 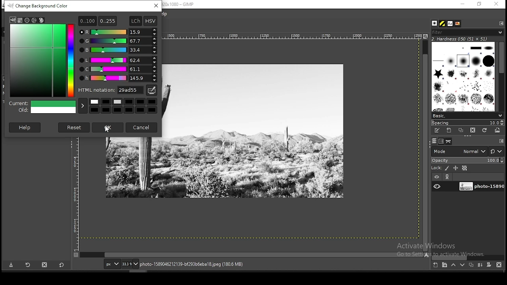 What do you see at coordinates (451, 23) in the screenshot?
I see `fonts` at bounding box center [451, 23].